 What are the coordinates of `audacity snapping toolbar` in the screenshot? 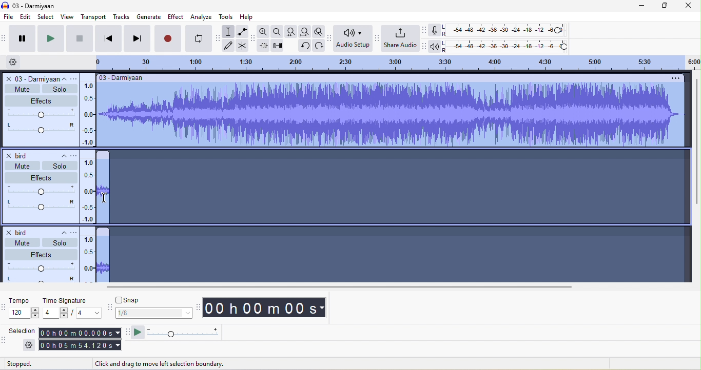 It's located at (108, 307).